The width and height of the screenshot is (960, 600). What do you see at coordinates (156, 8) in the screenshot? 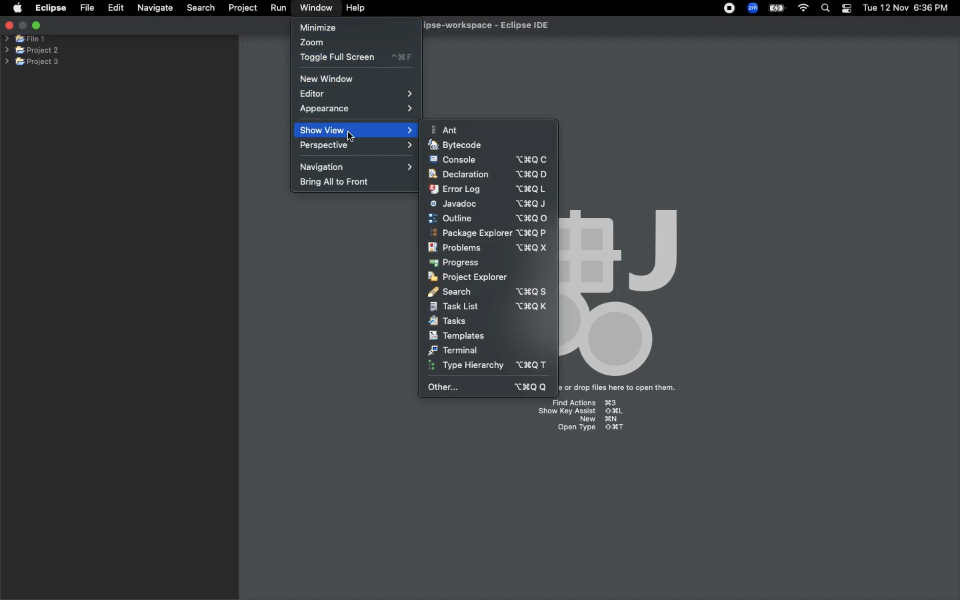
I see `Navigate` at bounding box center [156, 8].